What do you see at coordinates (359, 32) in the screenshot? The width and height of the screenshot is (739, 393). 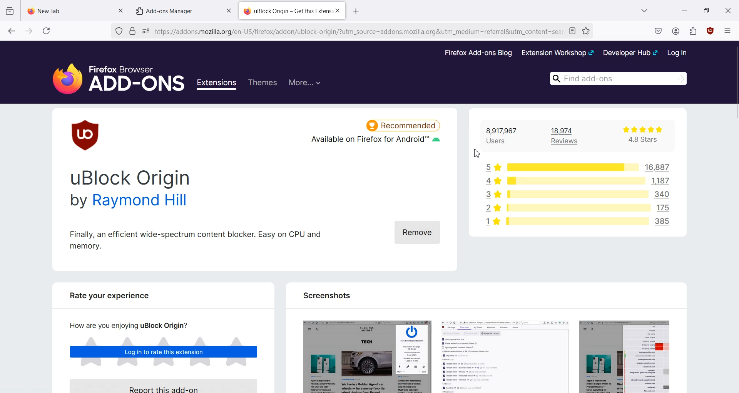 I see `https://addons.mozilla.org/en-US/firefox/addon/ublock-origin/?utm_source=addons.mozilla.org&utm_medium=referral&utm_content=search` at bounding box center [359, 32].